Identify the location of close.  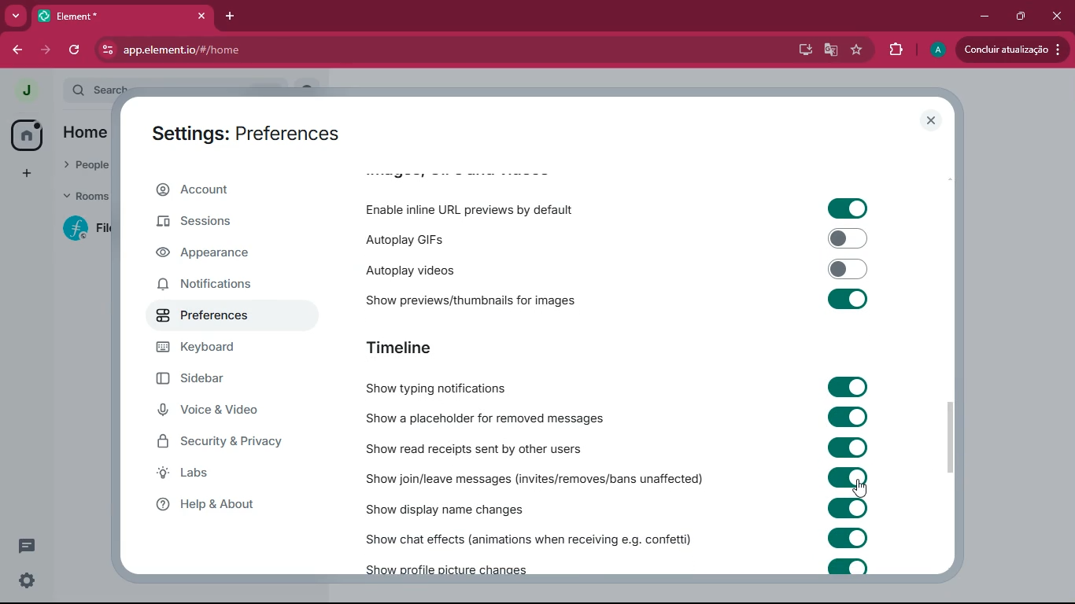
(932, 120).